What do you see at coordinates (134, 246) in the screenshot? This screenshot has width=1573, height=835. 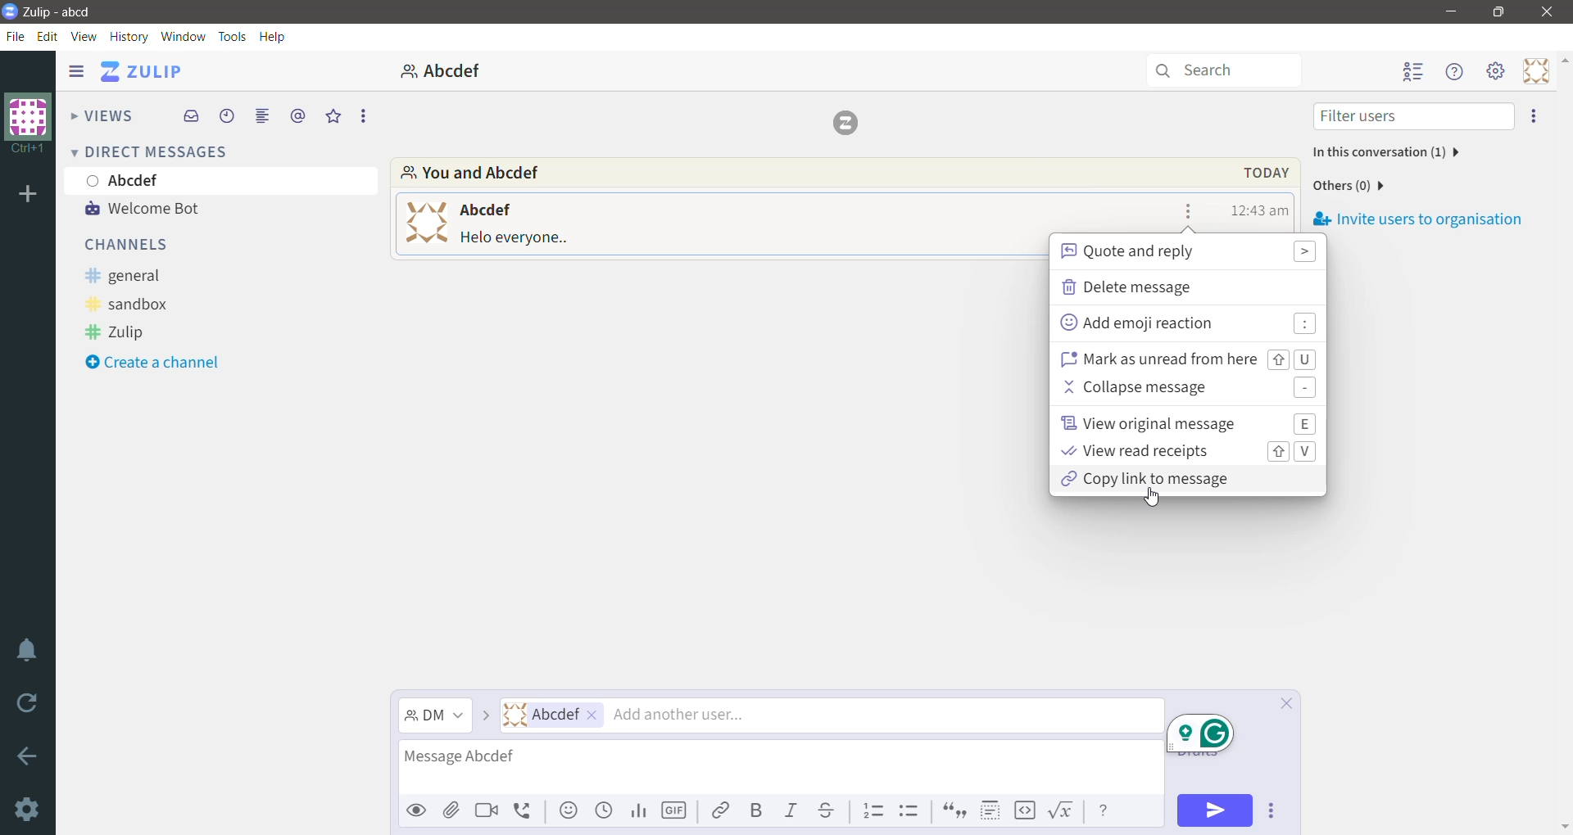 I see `Channels` at bounding box center [134, 246].